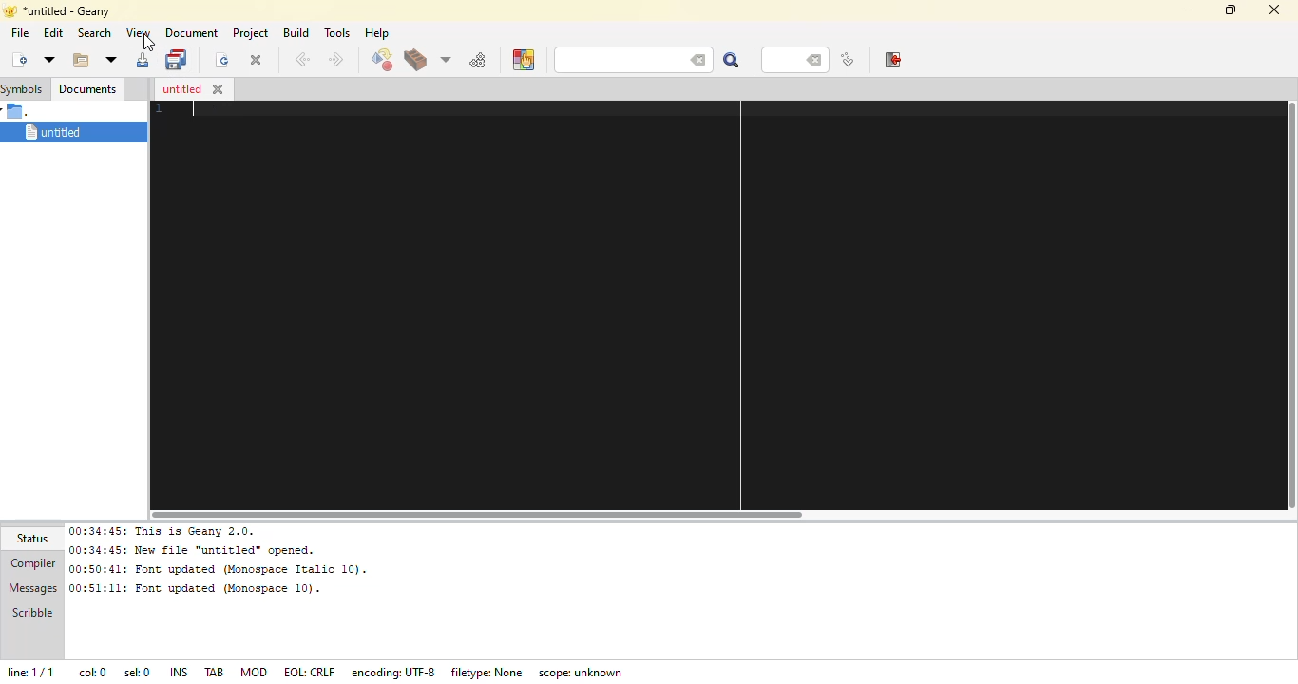 Image resolution: width=1298 pixels, height=684 pixels. What do you see at coordinates (217, 560) in the screenshot?
I see `00:34:45: This is Geany 2.0.00:34:45: New file “untitled” opened.00:50:41: Font updated (Monospace Italic 10). 00:51:11: Font updated (Monospace 10).` at bounding box center [217, 560].